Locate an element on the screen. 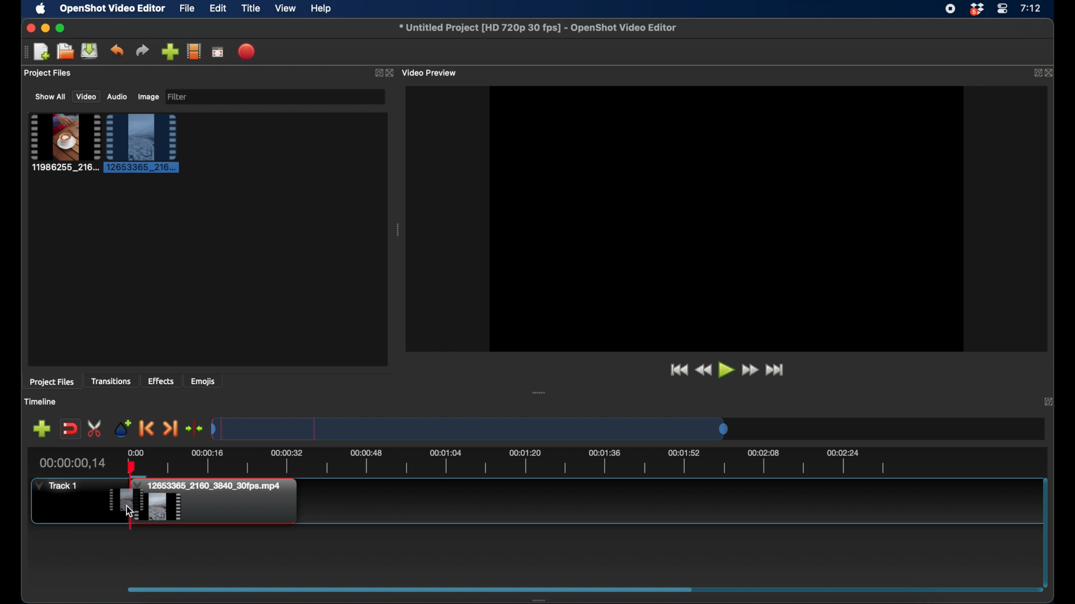 This screenshot has width=1075, height=604. next marker is located at coordinates (171, 429).